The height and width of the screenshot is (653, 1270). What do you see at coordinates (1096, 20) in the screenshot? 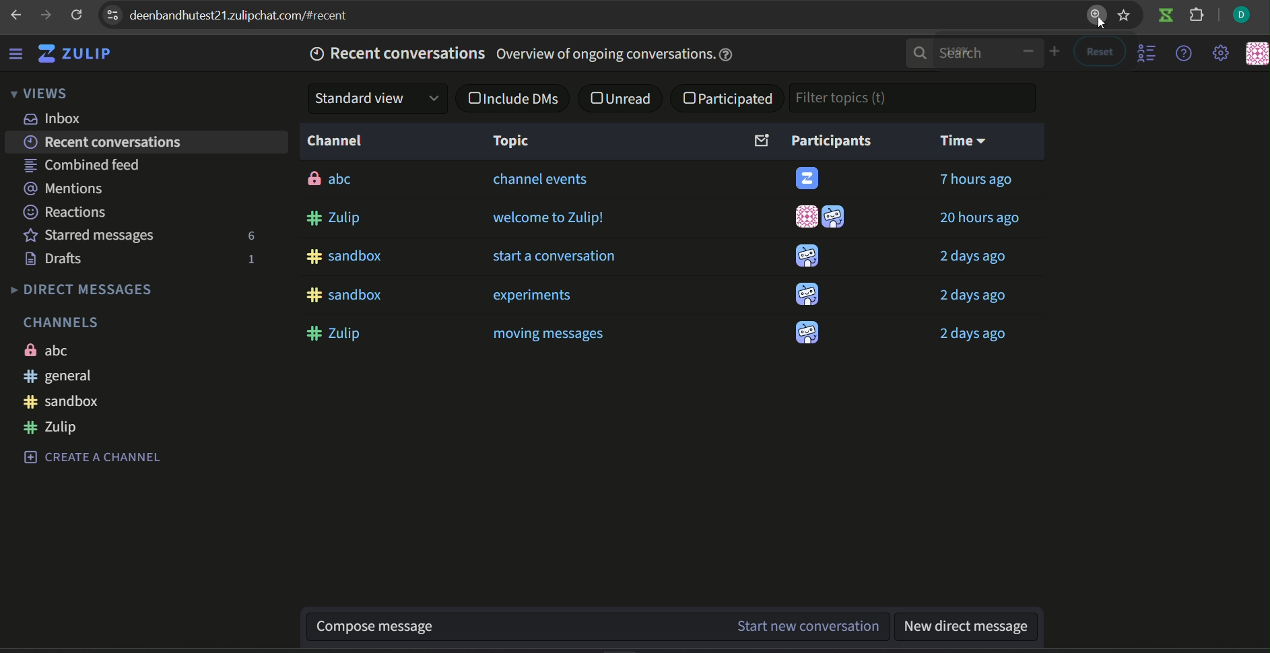
I see `cursor` at bounding box center [1096, 20].